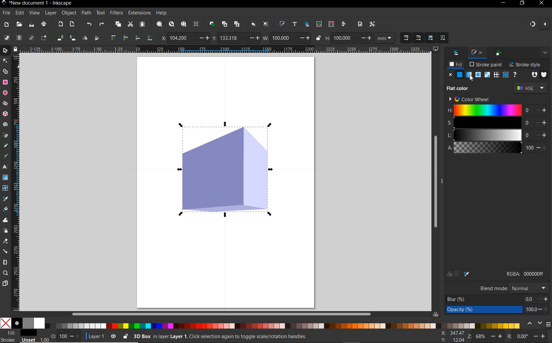  I want to click on RAISE SELECTION, so click(113, 38).